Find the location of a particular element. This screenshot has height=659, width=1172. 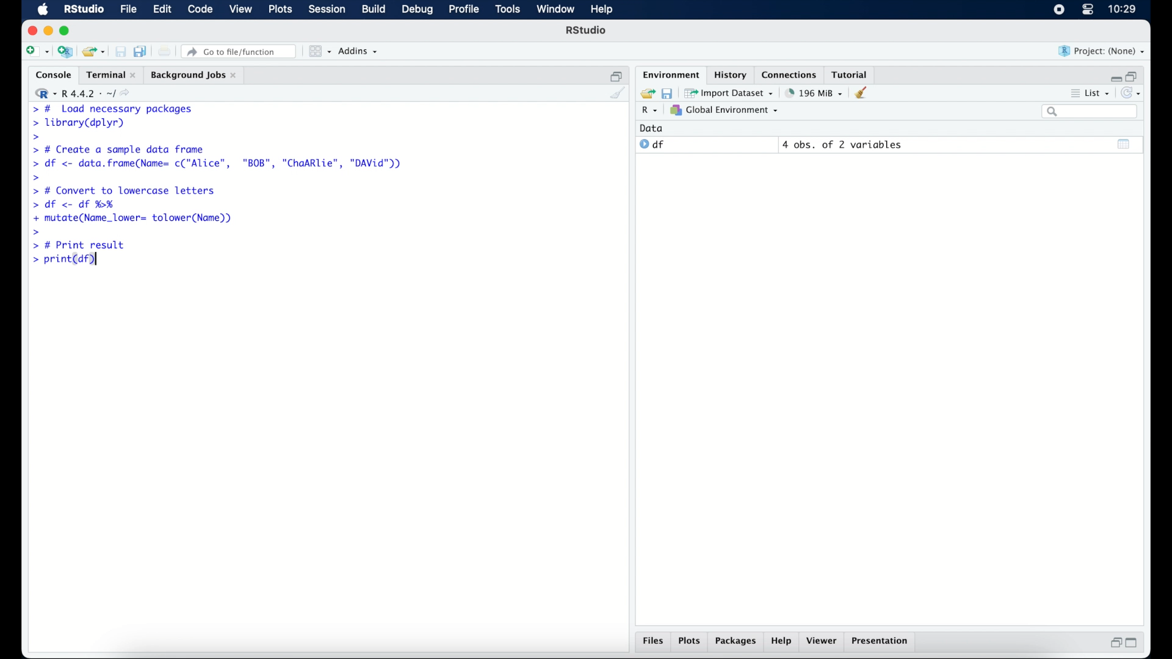

restore down is located at coordinates (1114, 644).